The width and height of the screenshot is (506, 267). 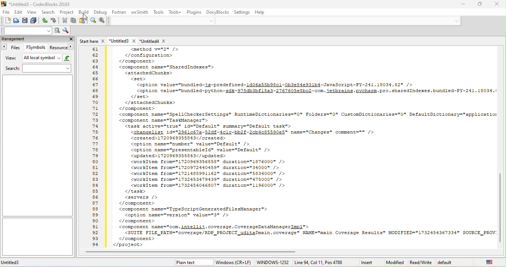 I want to click on edit, so click(x=18, y=12).